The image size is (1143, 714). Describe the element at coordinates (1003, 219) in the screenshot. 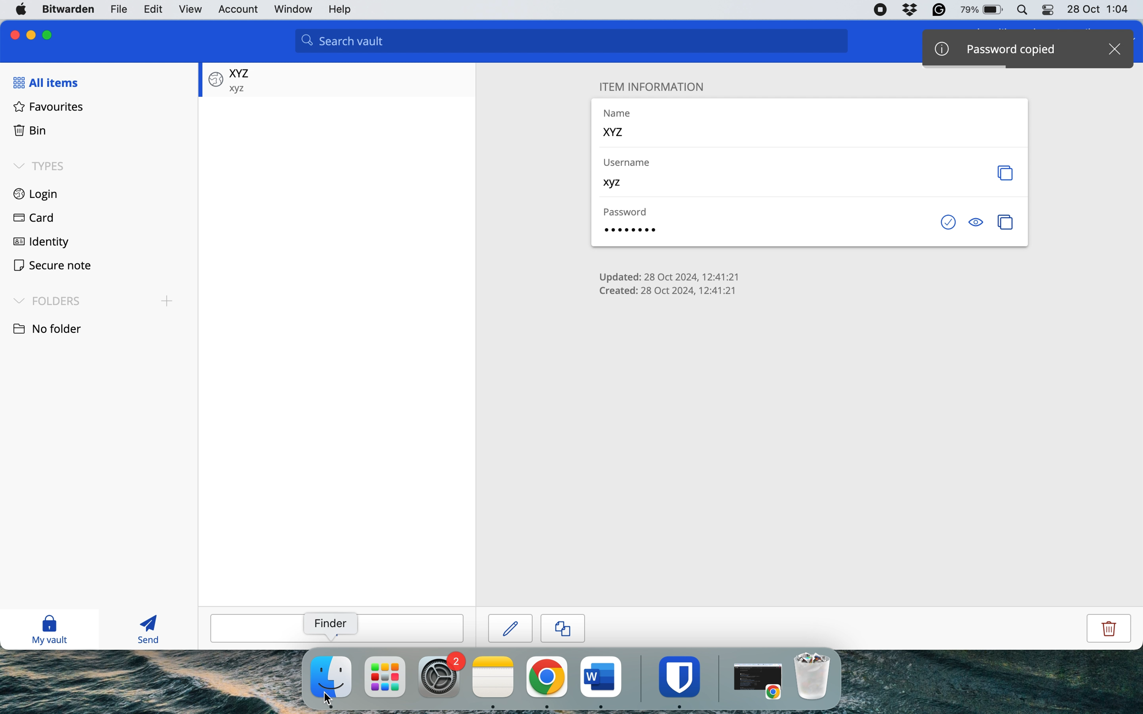

I see `copy` at that location.